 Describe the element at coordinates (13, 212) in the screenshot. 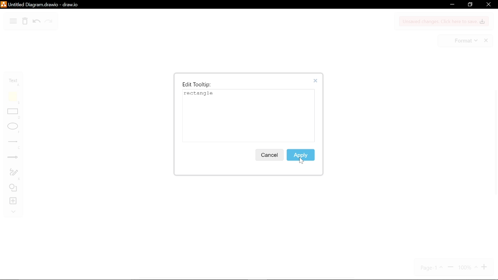

I see `collapse` at that location.